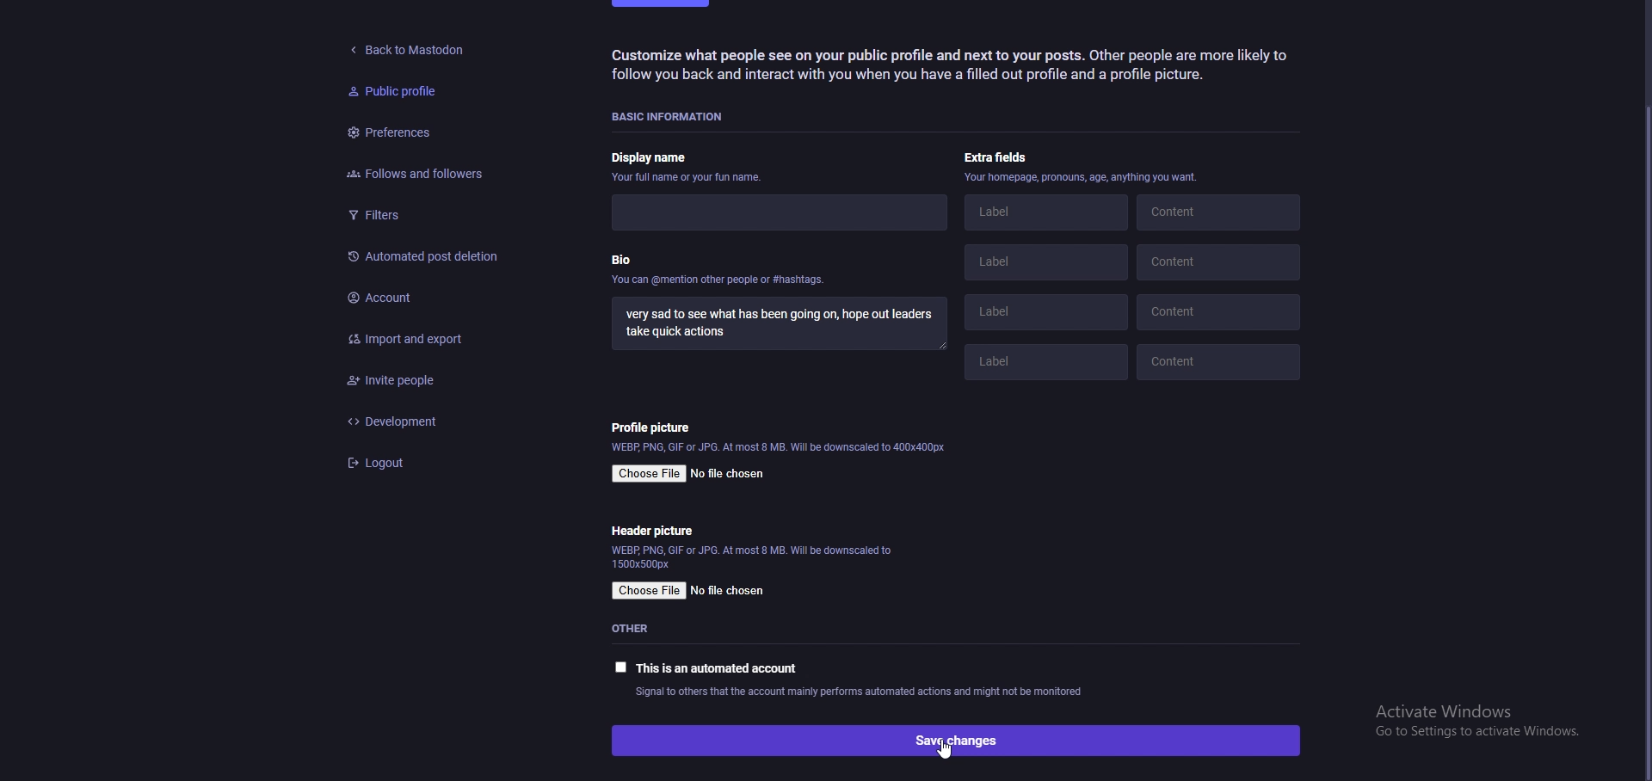  Describe the element at coordinates (1040, 366) in the screenshot. I see `label` at that location.